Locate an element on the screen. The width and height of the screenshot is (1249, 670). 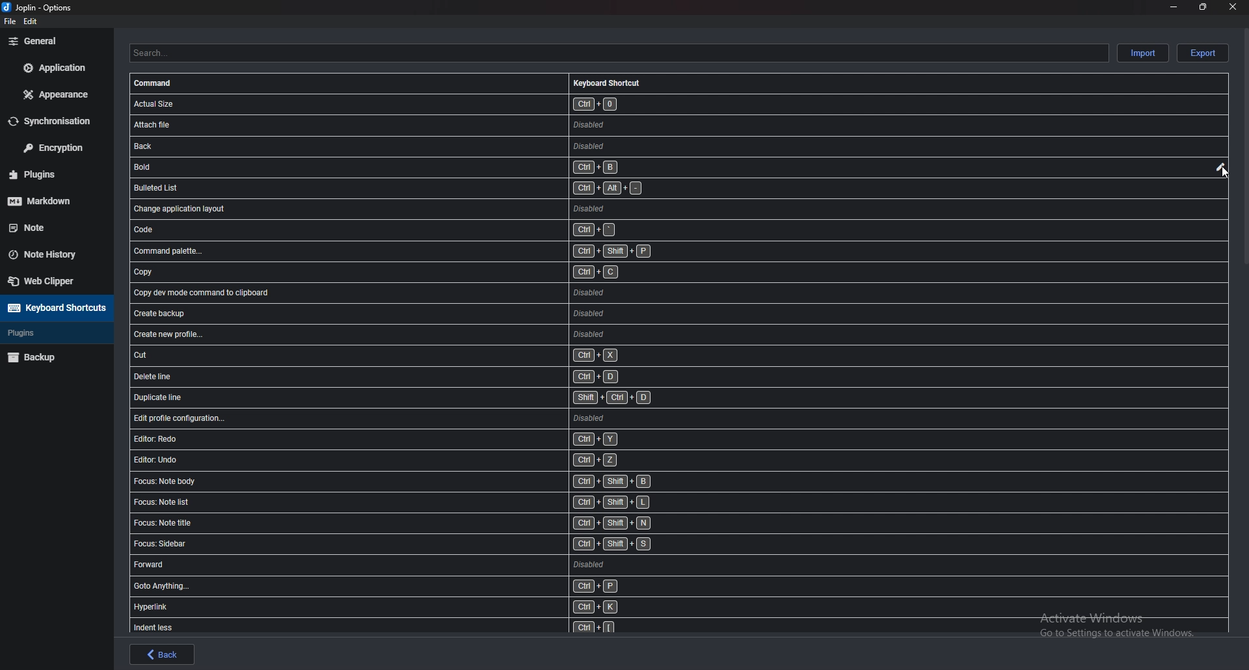
Search shortcuts is located at coordinates (621, 53).